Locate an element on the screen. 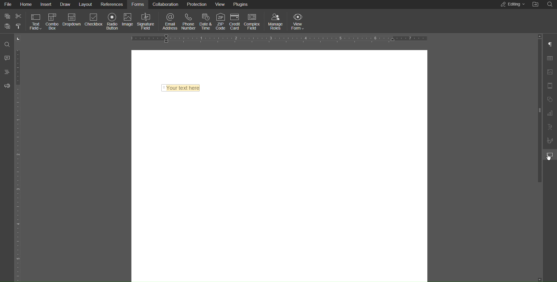 The height and width of the screenshot is (282, 557). View Form is located at coordinates (299, 22).